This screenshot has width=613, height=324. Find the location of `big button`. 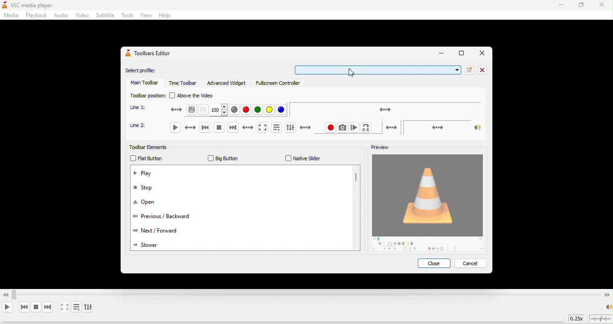

big button is located at coordinates (223, 158).